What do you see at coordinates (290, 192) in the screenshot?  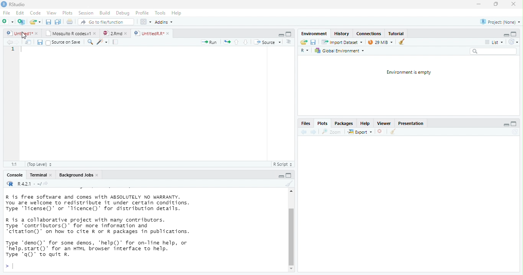 I see `scrollbar up` at bounding box center [290, 192].